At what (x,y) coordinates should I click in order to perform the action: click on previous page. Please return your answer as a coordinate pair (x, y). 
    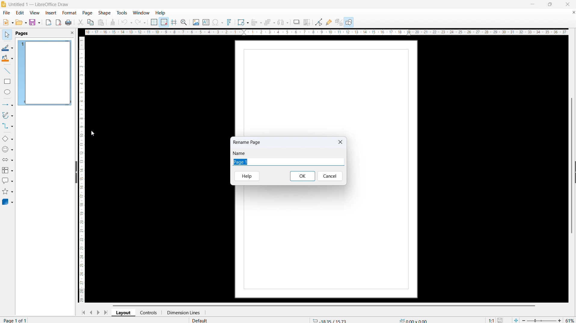
    Looking at the image, I should click on (90, 312).